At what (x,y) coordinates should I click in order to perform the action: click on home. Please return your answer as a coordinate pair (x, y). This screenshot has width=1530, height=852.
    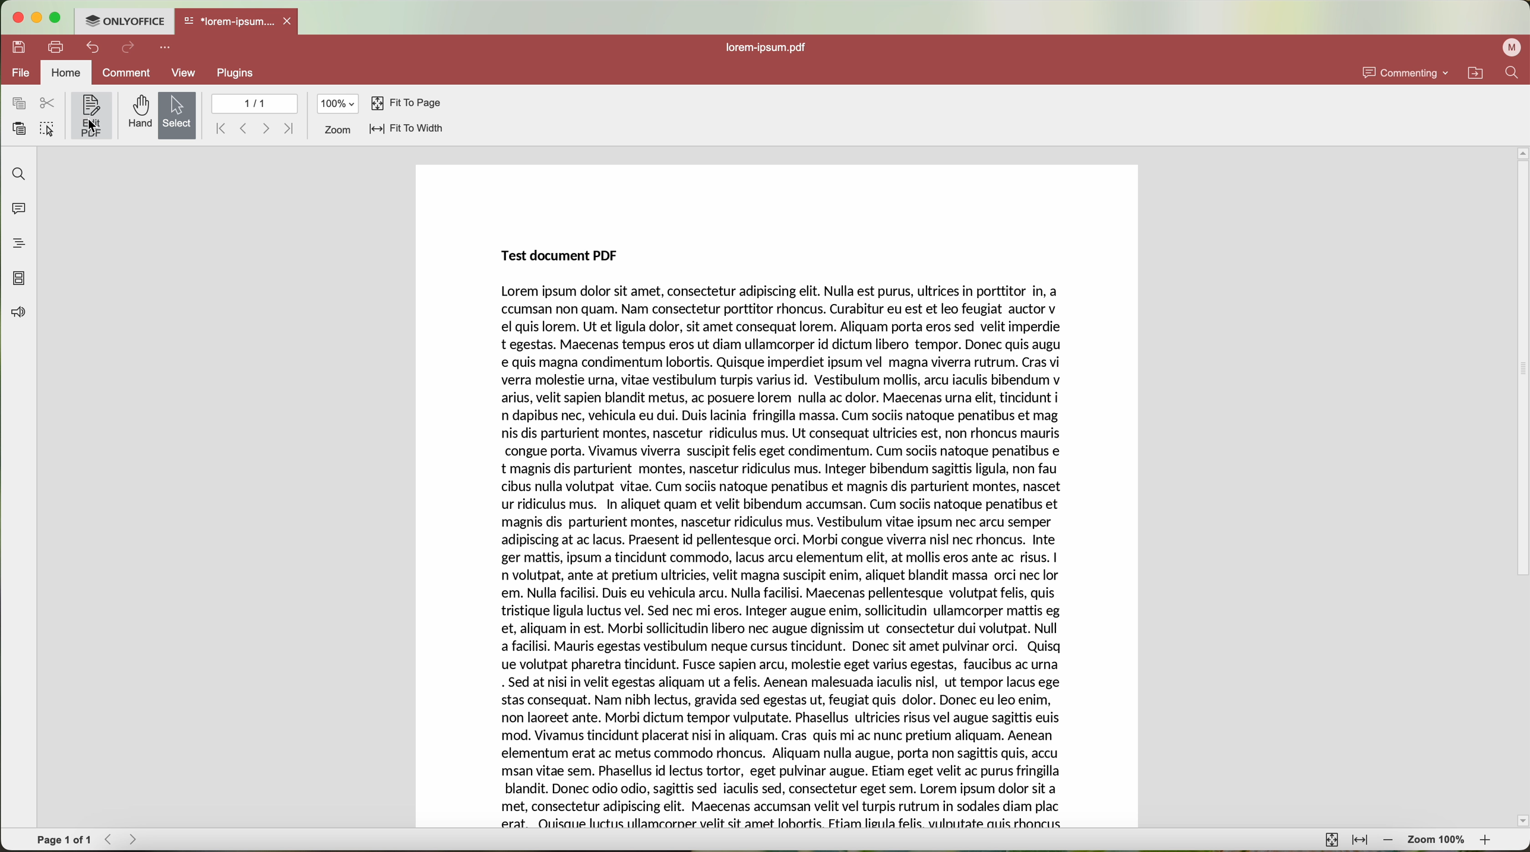
    Looking at the image, I should click on (67, 72).